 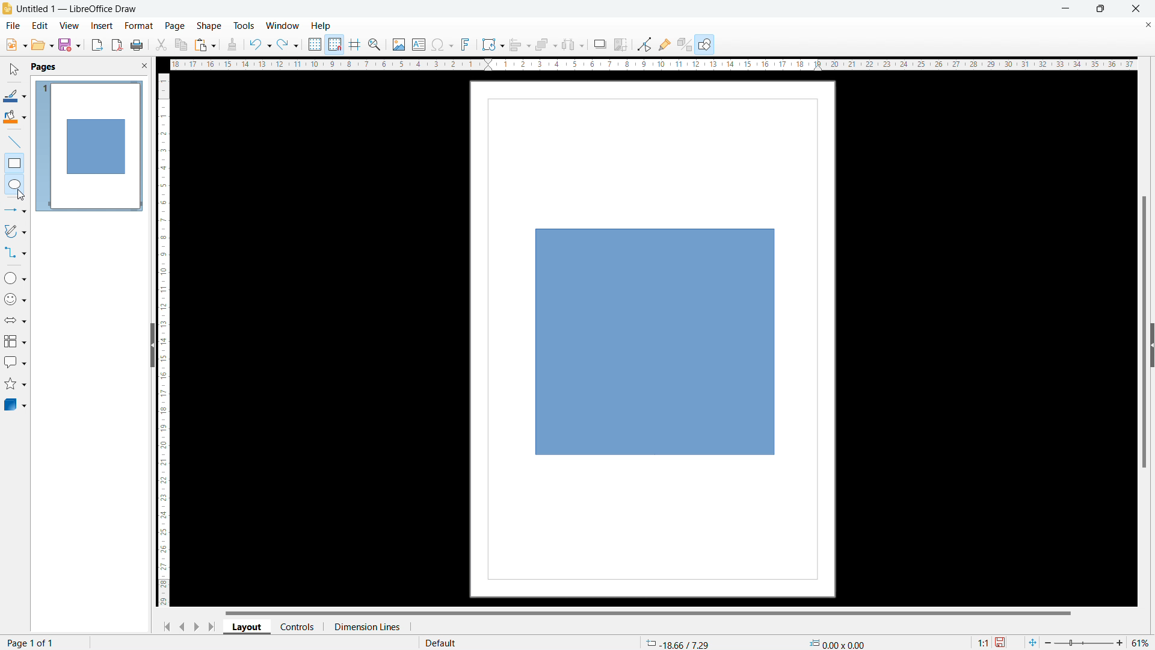 I want to click on shadow, so click(x=599, y=45).